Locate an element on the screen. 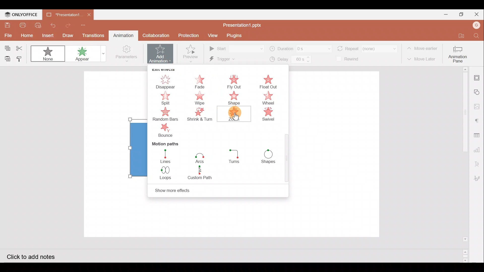 The height and width of the screenshot is (272, 484). Plugins is located at coordinates (234, 35).